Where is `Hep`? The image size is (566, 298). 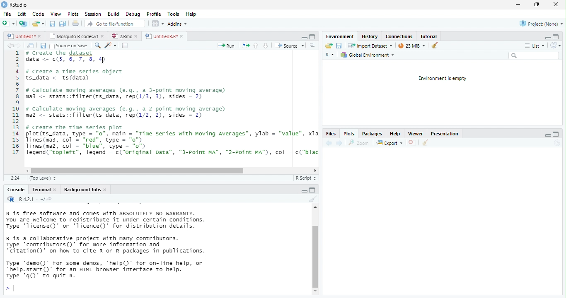
Hep is located at coordinates (191, 14).